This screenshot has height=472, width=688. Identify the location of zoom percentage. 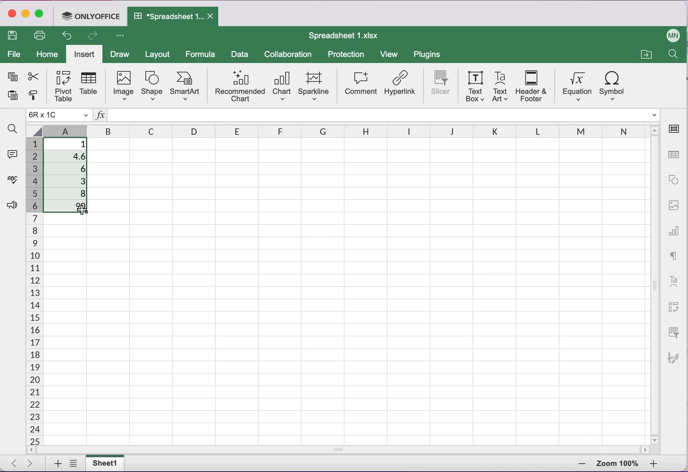
(618, 463).